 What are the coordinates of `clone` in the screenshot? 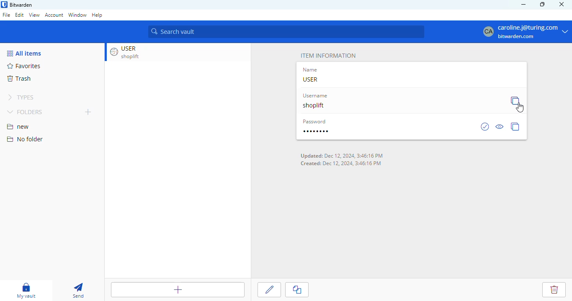 It's located at (299, 290).